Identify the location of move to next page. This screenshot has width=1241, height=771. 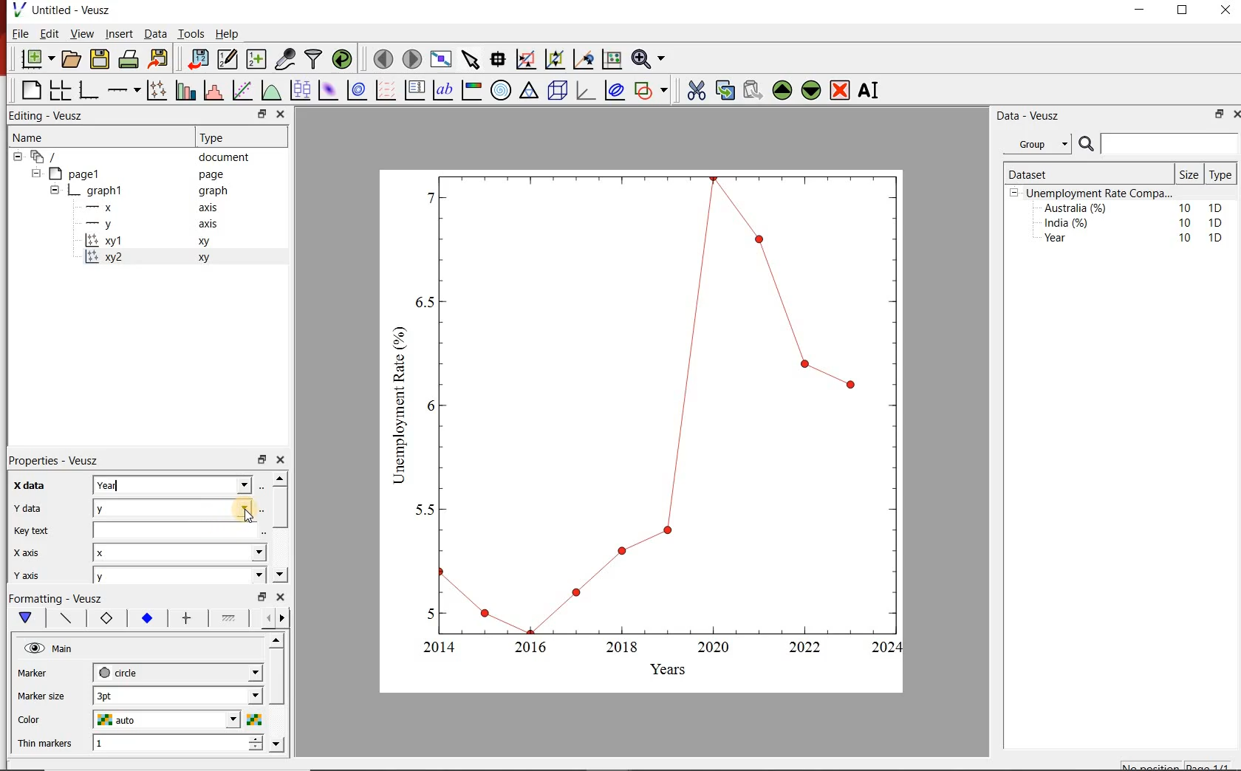
(413, 59).